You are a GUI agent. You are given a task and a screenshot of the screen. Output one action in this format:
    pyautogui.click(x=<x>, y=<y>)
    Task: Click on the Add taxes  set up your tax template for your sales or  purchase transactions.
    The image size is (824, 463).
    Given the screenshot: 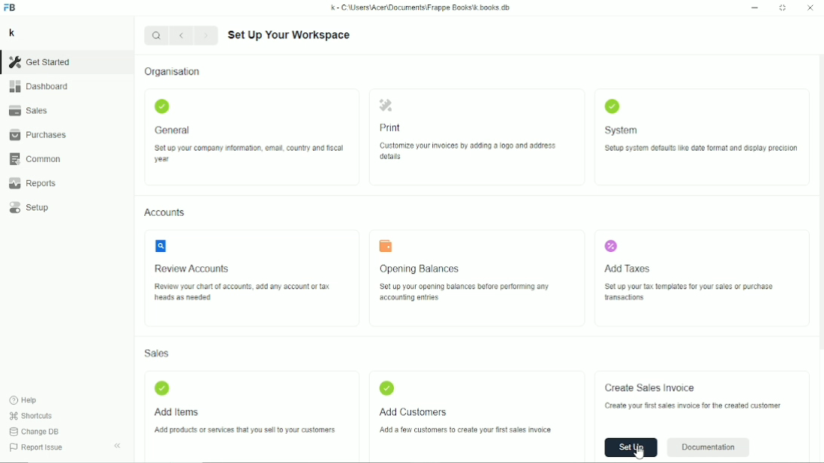 What is the action you would take?
    pyautogui.click(x=687, y=271)
    